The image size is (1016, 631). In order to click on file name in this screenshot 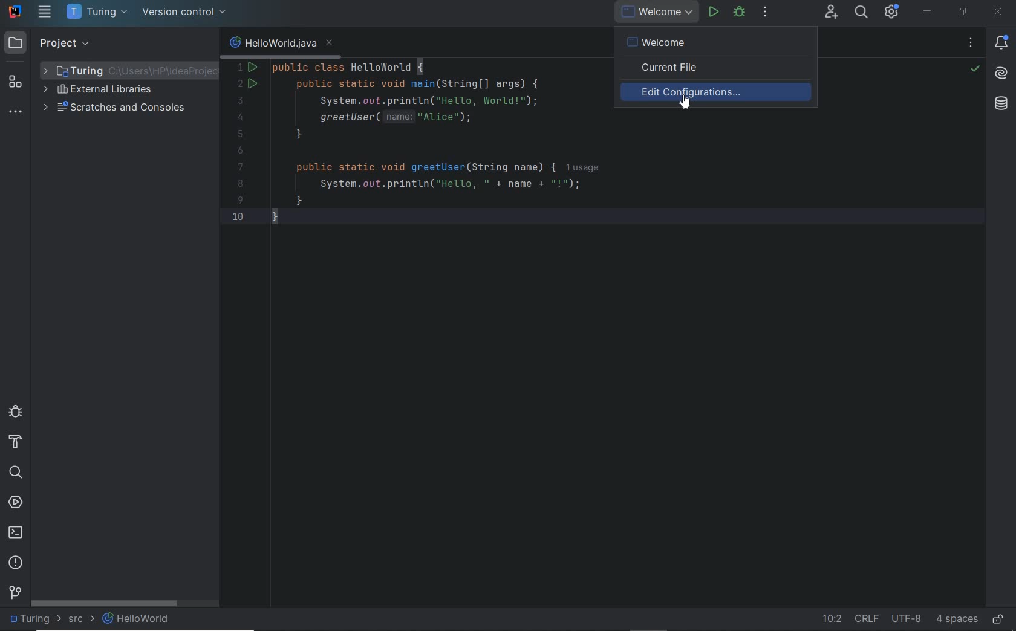, I will do `click(280, 43)`.